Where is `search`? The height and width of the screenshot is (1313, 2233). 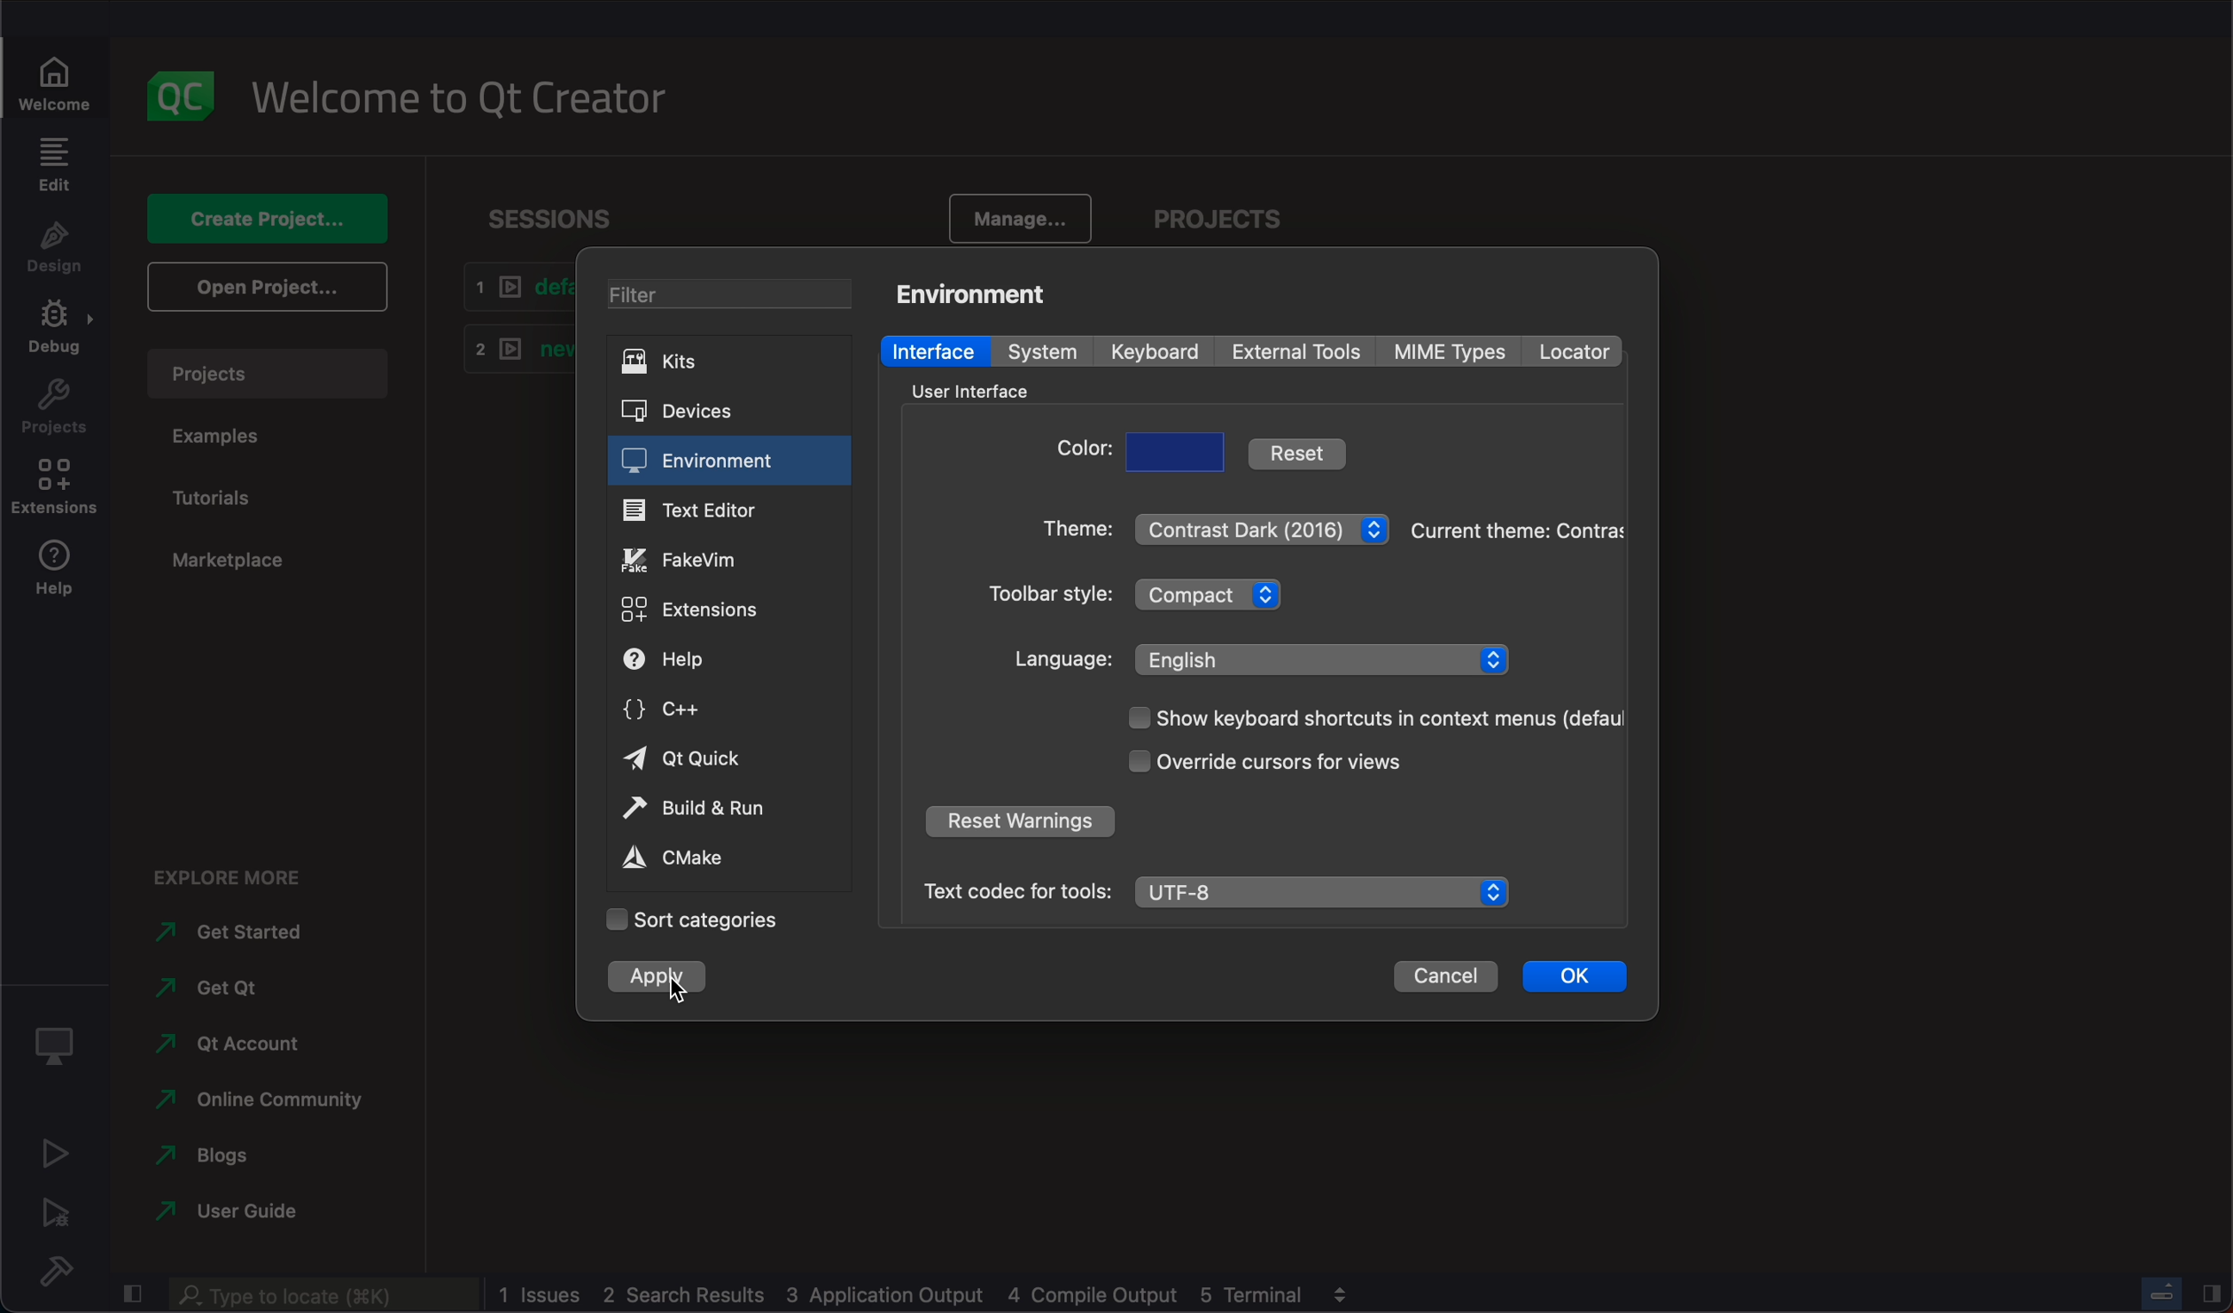 search is located at coordinates (329, 1296).